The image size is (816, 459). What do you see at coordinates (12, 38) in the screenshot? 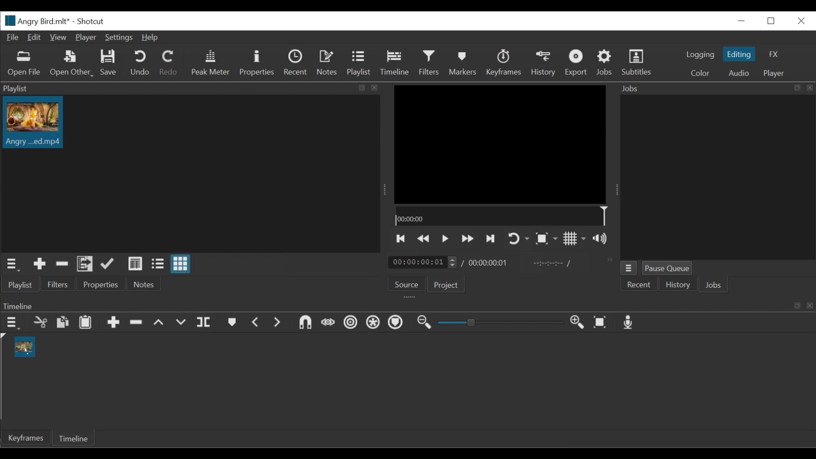
I see `File` at bounding box center [12, 38].